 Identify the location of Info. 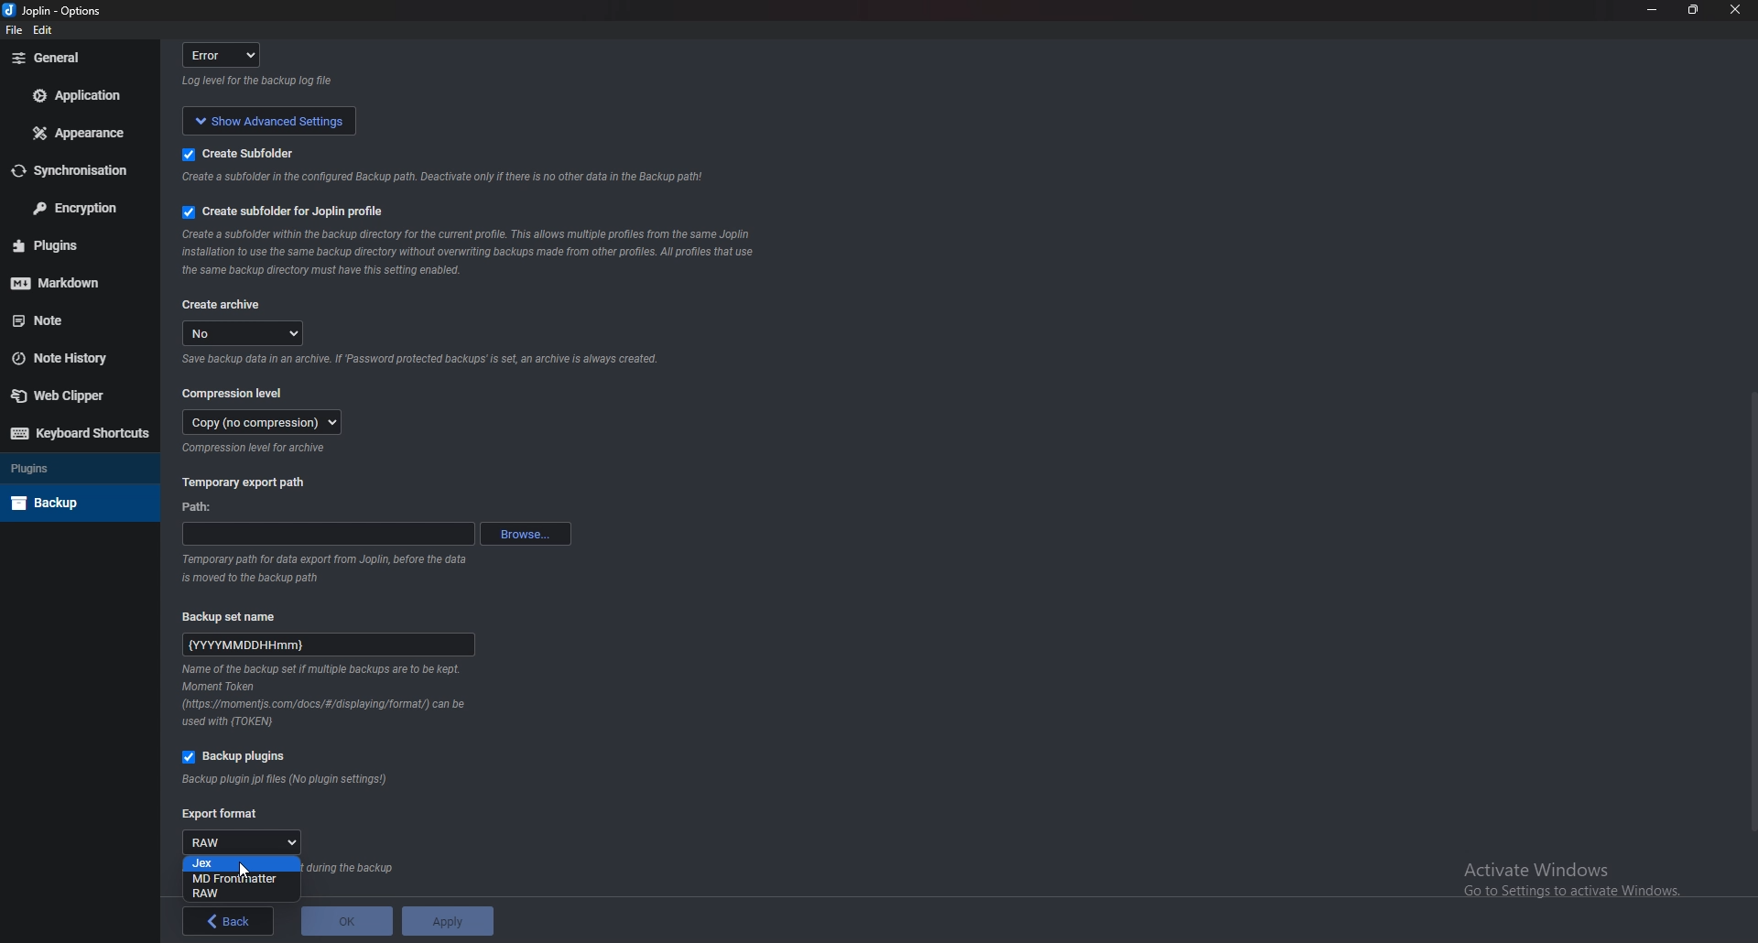
(287, 780).